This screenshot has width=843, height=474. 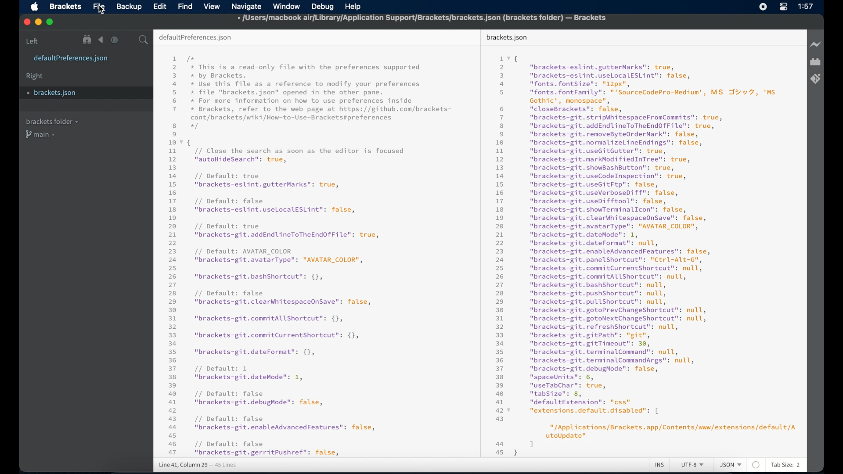 What do you see at coordinates (103, 11) in the screenshot?
I see `Cursor` at bounding box center [103, 11].